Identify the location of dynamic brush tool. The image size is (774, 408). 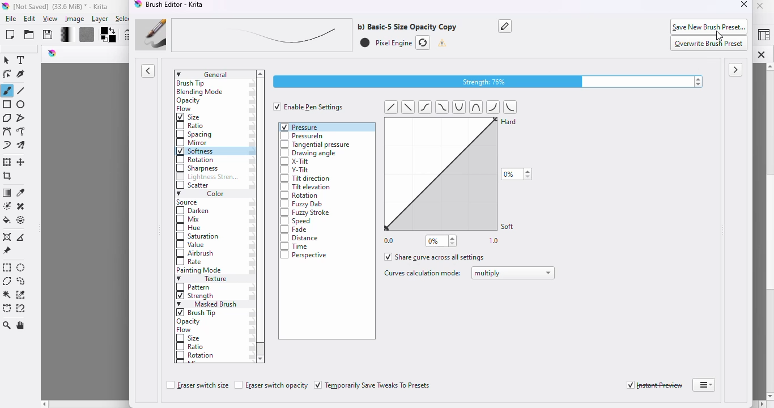
(7, 146).